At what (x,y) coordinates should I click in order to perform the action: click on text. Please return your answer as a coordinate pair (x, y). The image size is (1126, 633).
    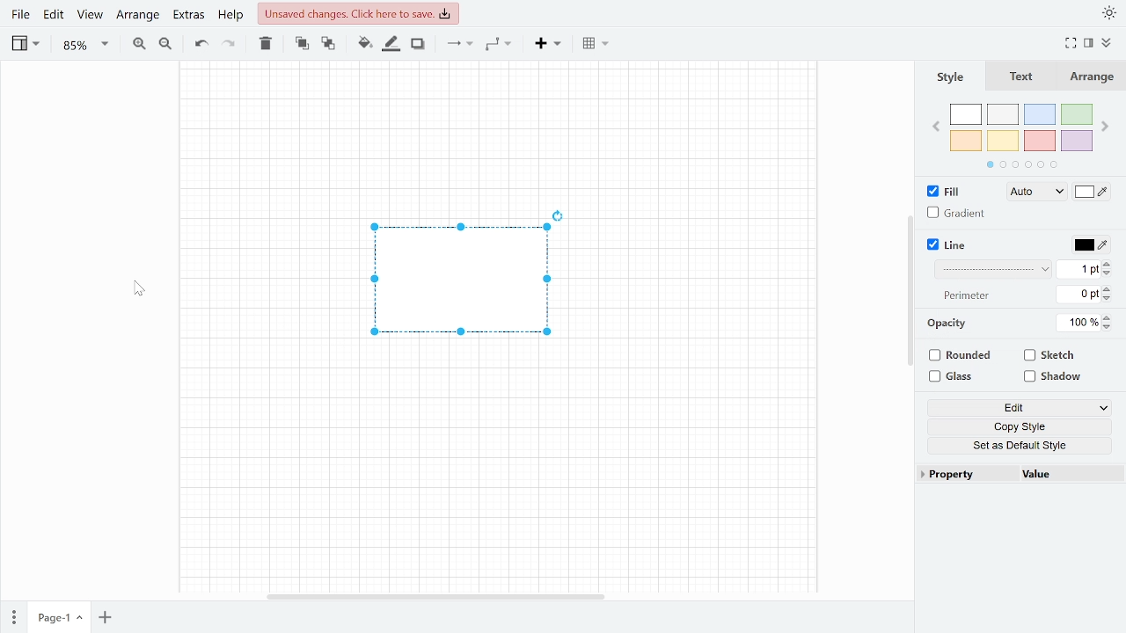
    Looking at the image, I should click on (1022, 76).